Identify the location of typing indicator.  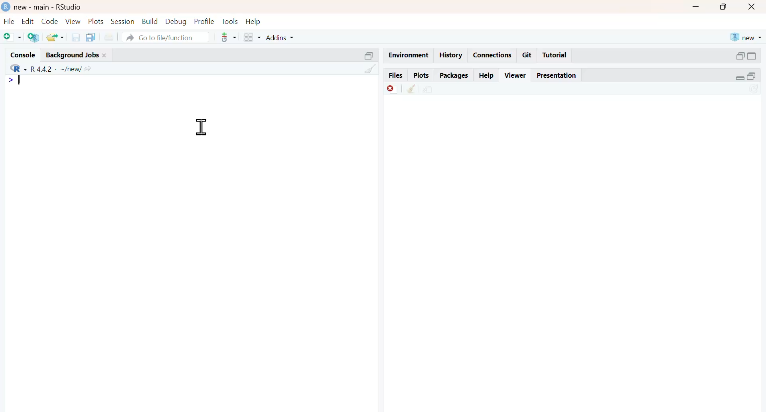
(20, 80).